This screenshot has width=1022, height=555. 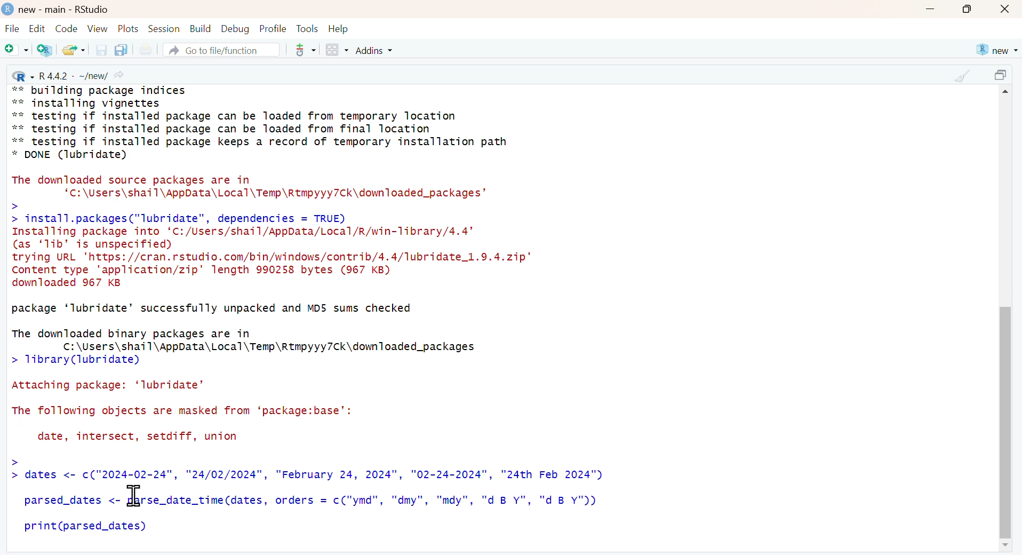 I want to click on The downloaded source packages are in
‘C:\Users\shail\AppData\Local\Temp\Rtmpyyy7Ck\downloaded_packages’
>, so click(x=258, y=192).